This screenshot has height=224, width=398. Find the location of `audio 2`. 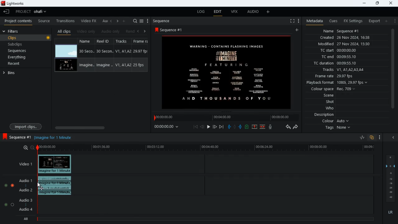

audio 2 is located at coordinates (24, 191).